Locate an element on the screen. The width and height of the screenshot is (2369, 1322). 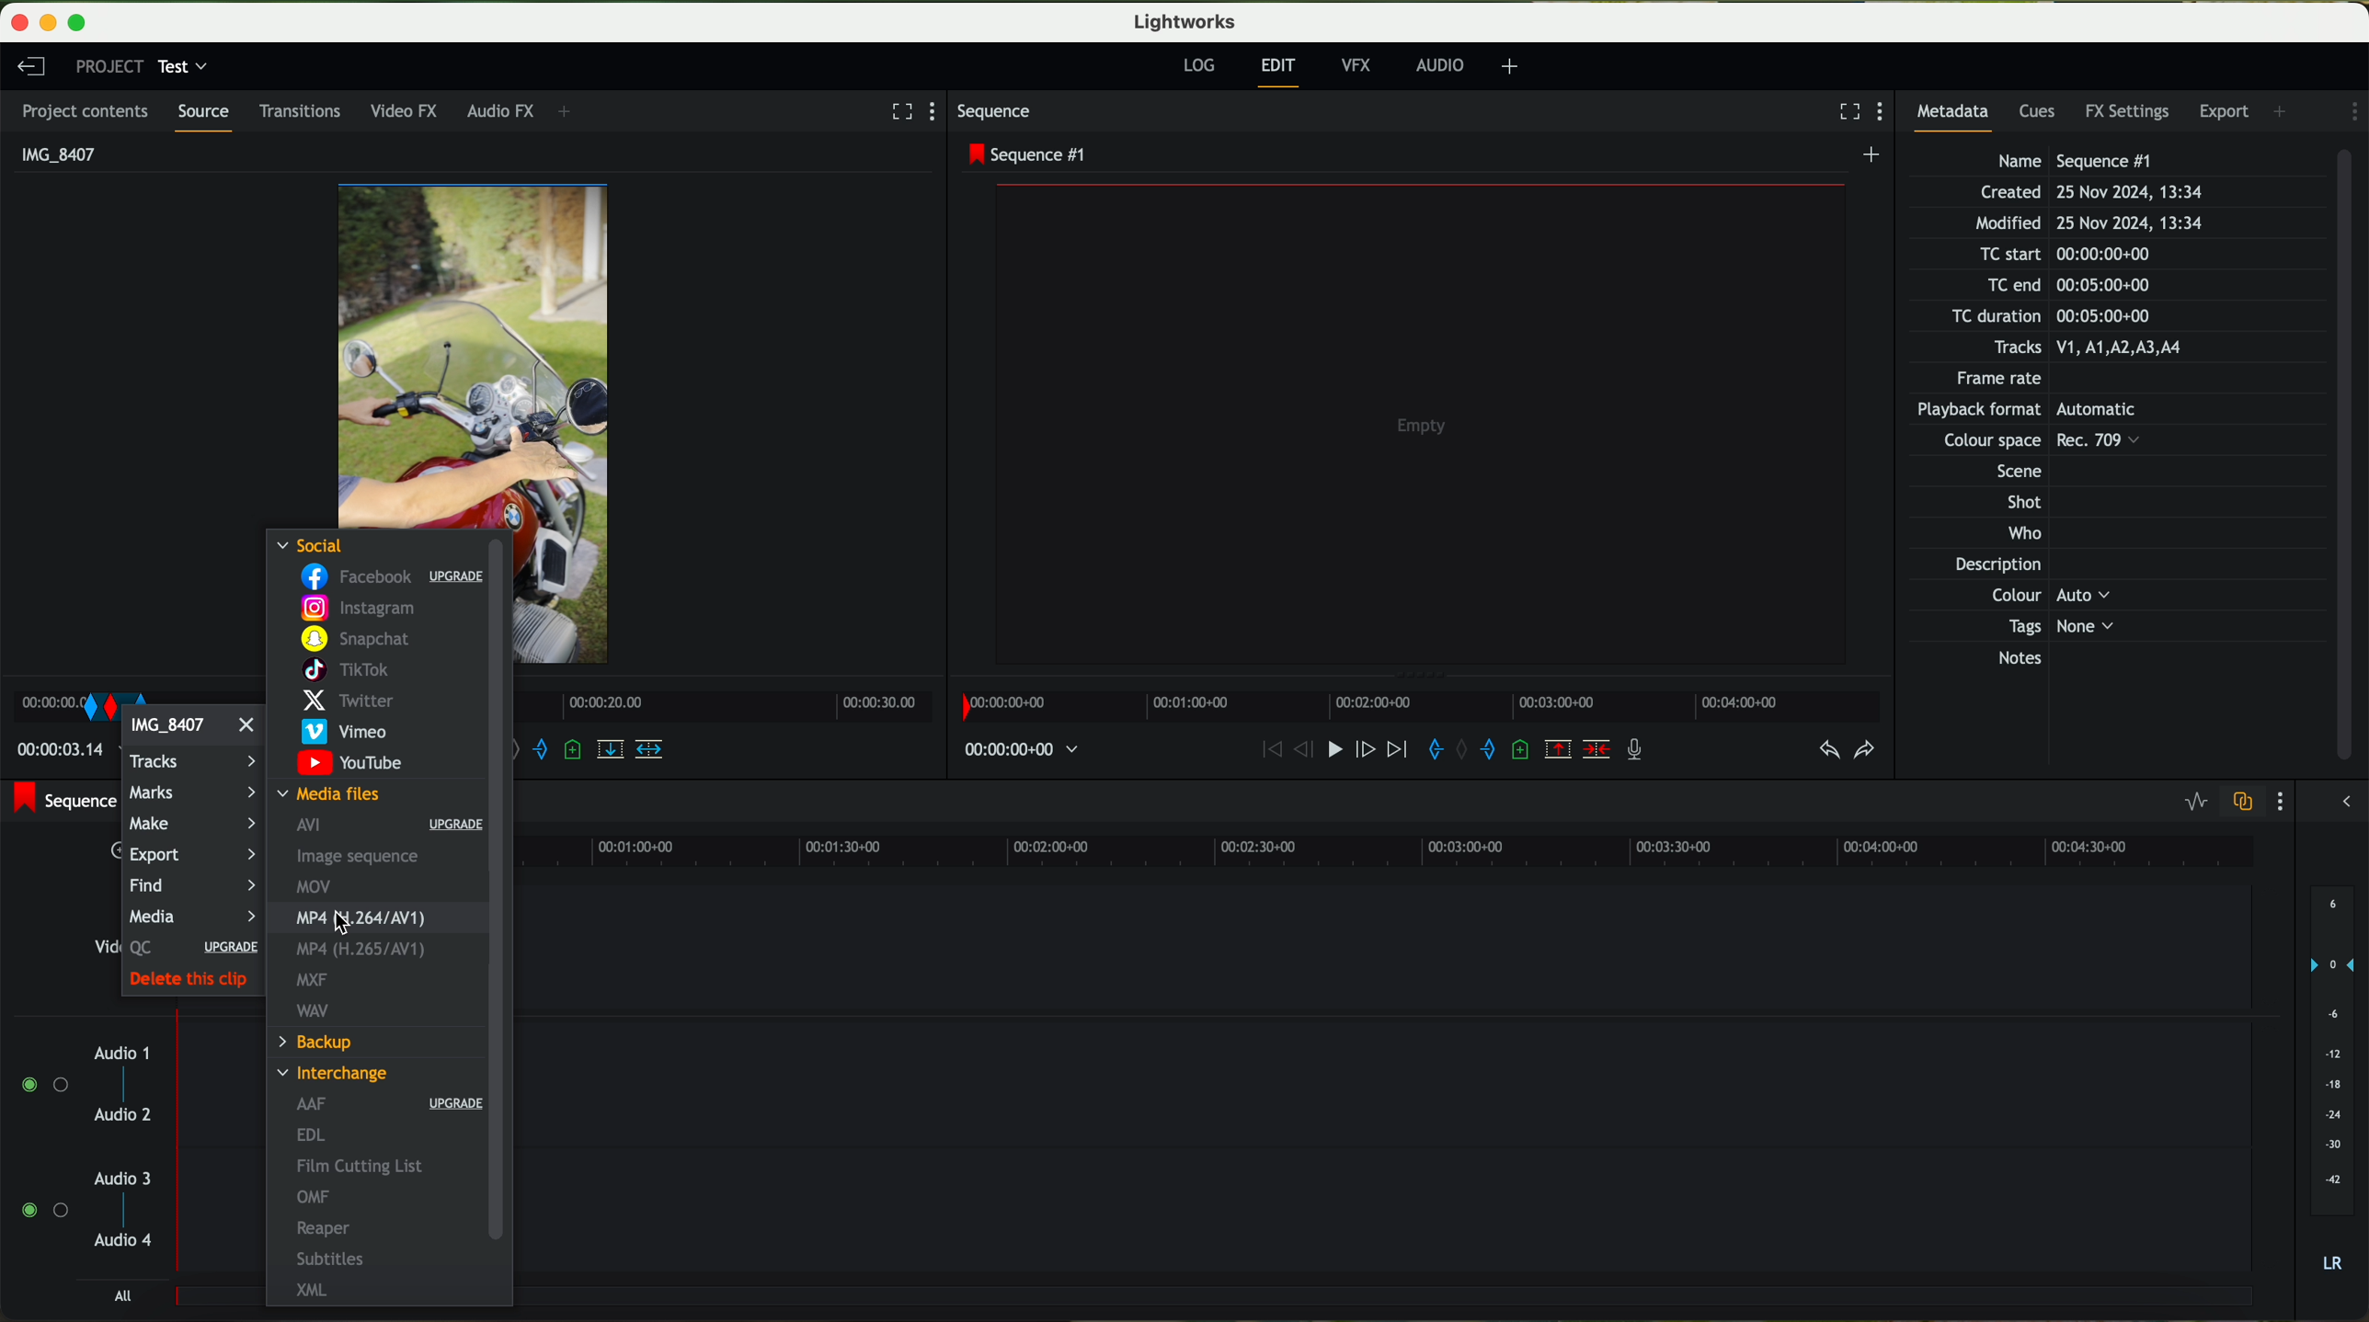
minimize is located at coordinates (43, 20).